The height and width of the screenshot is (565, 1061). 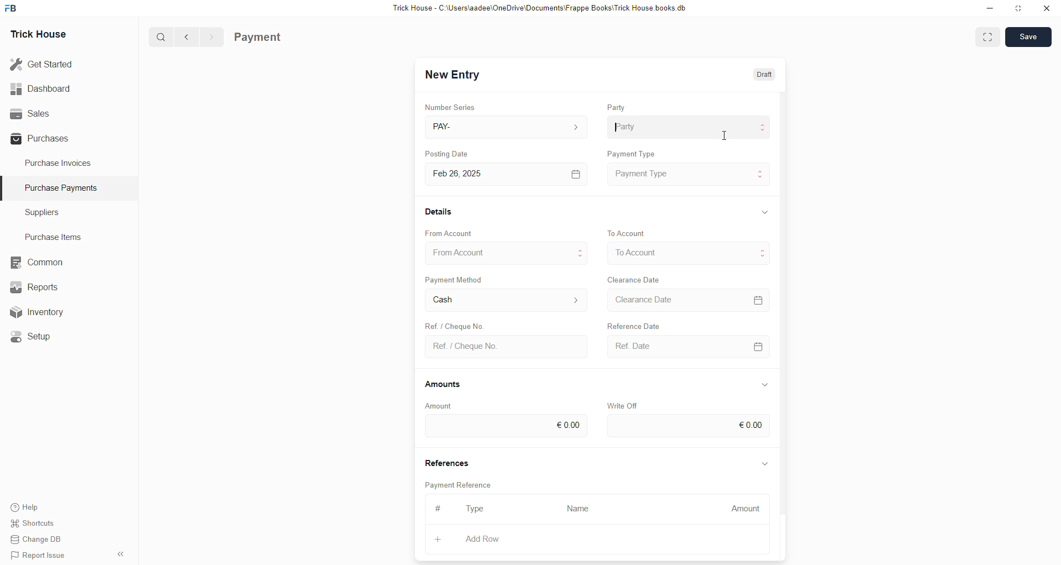 What do you see at coordinates (1047, 8) in the screenshot?
I see `close` at bounding box center [1047, 8].